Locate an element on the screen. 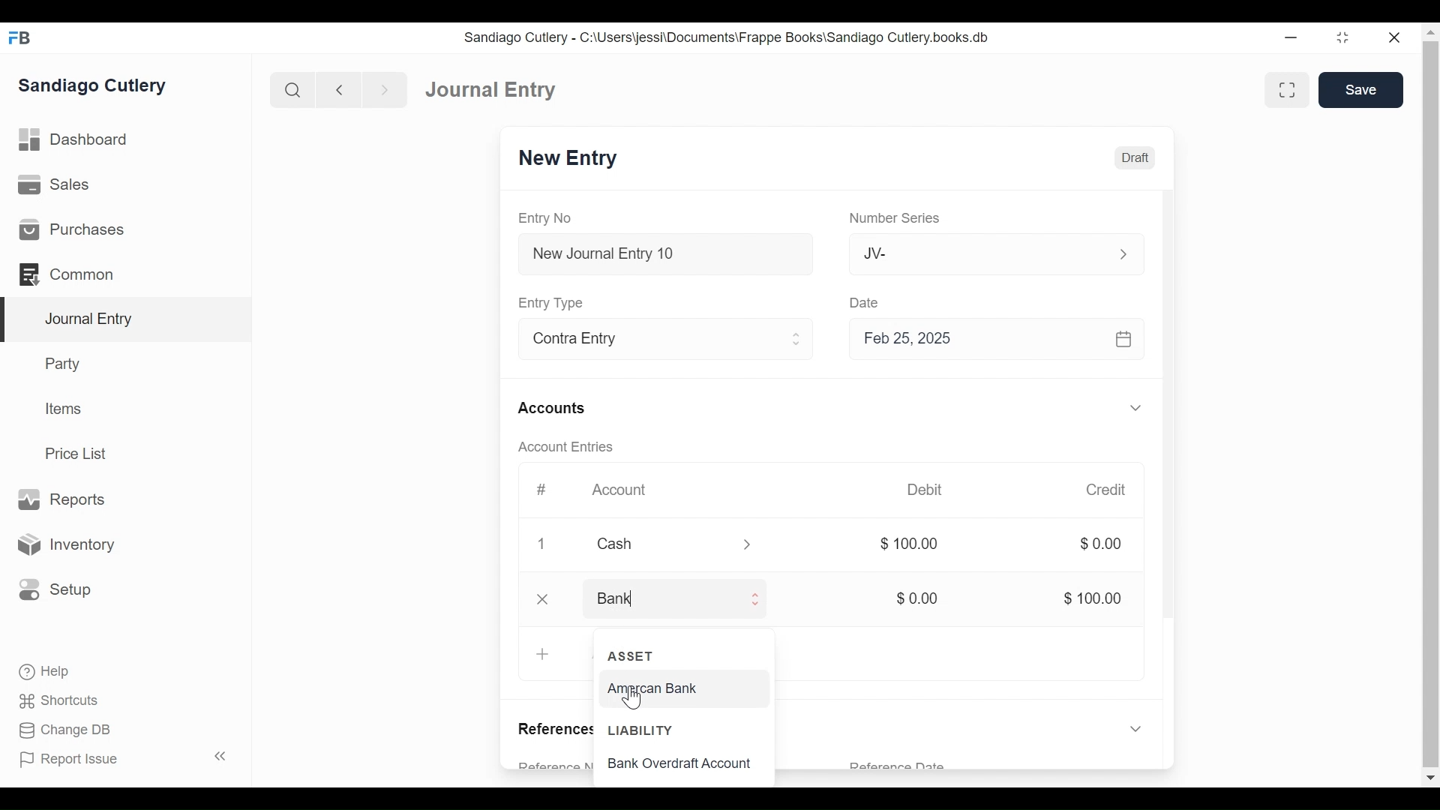 The width and height of the screenshot is (1440, 810). Save is located at coordinates (1362, 90).